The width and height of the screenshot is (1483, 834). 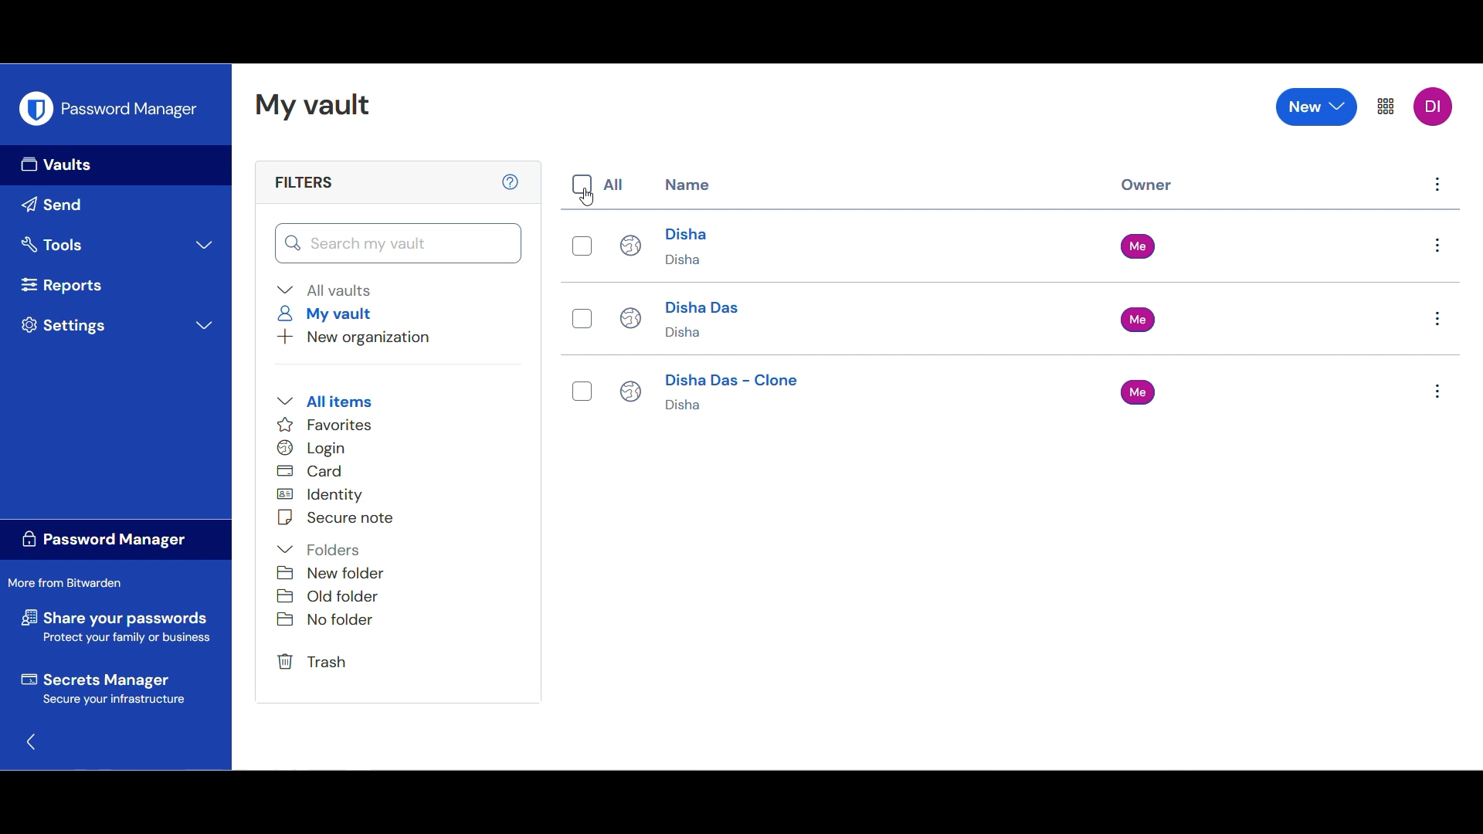 What do you see at coordinates (399, 243) in the screenshot?
I see `Search my vault` at bounding box center [399, 243].